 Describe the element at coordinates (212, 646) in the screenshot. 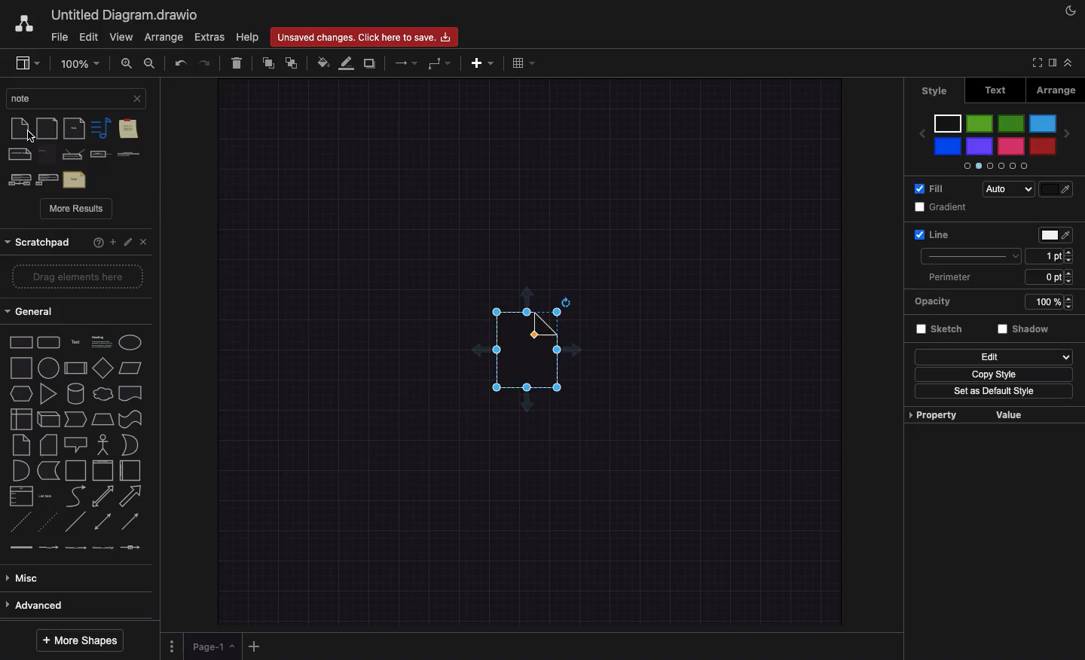

I see `Page 1` at that location.